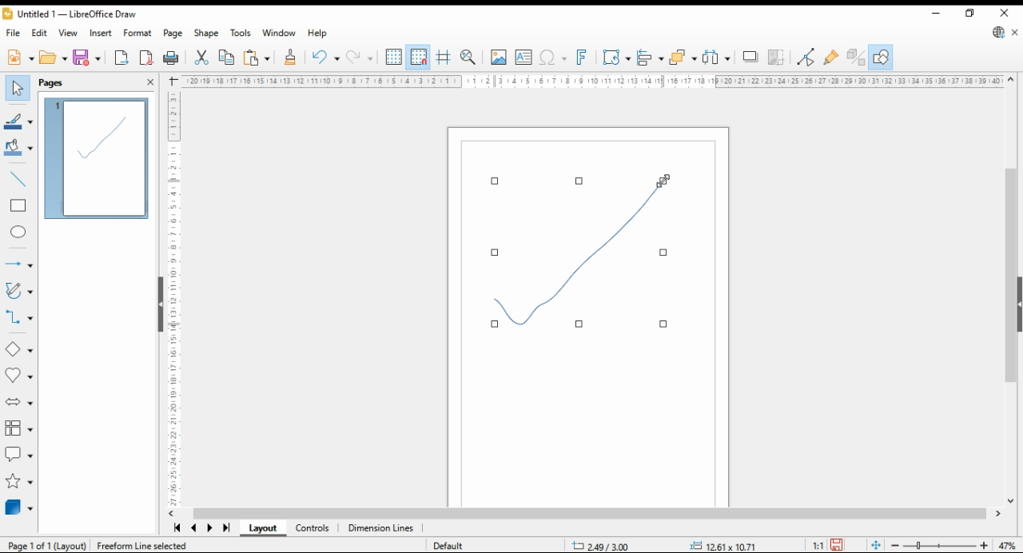 This screenshot has width=1023, height=553. I want to click on help, so click(317, 34).